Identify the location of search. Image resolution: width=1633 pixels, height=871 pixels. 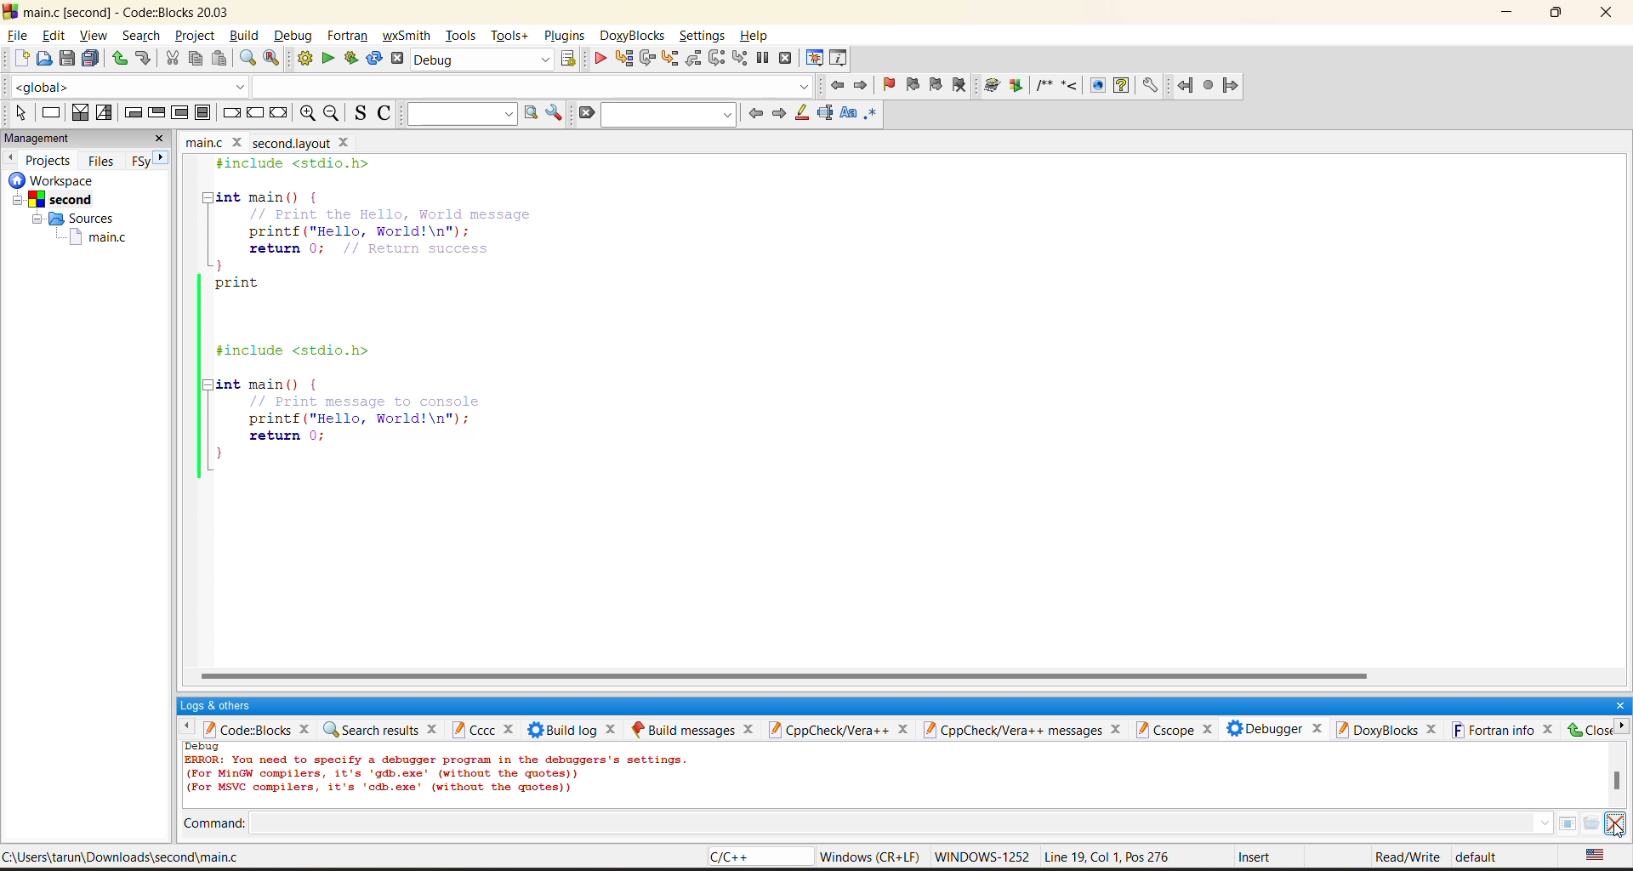
(146, 36).